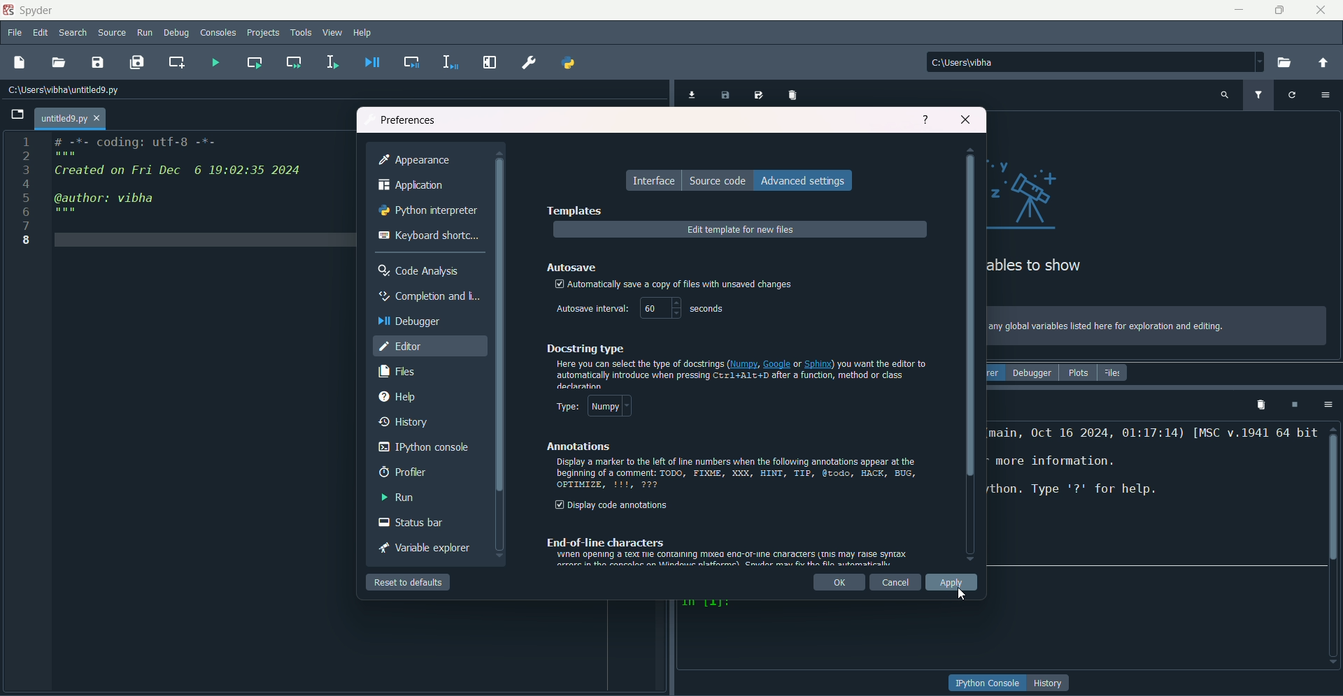 The image size is (1343, 696). Describe the element at coordinates (702, 282) in the screenshot. I see `text` at that location.